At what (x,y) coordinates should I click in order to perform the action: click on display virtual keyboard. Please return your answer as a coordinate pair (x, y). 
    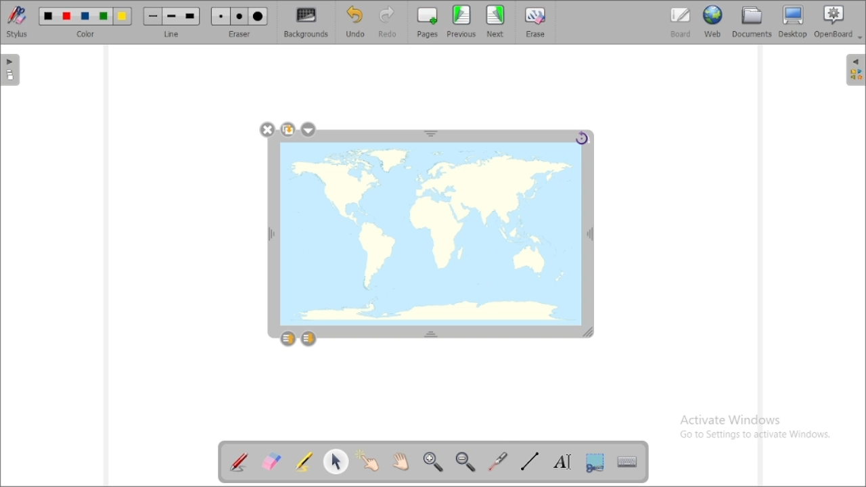
    Looking at the image, I should click on (626, 461).